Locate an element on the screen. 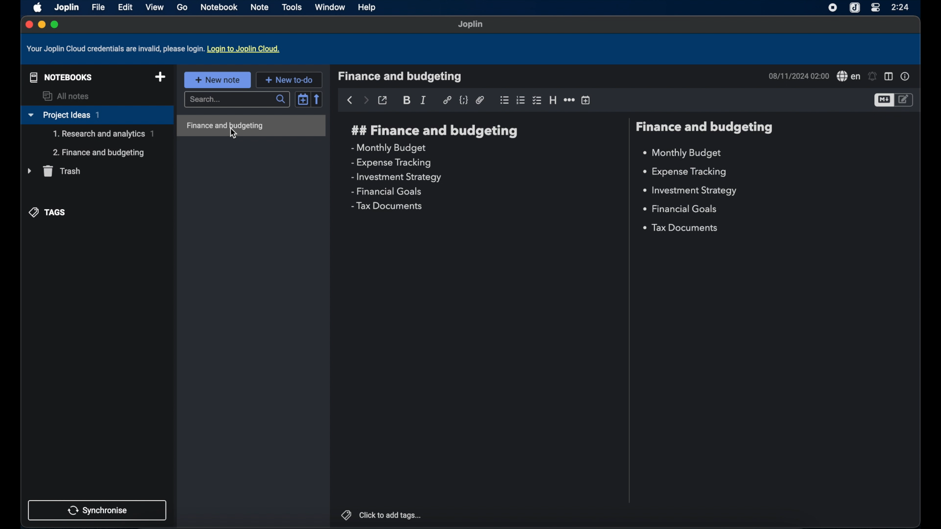  tax documents is located at coordinates (682, 229).